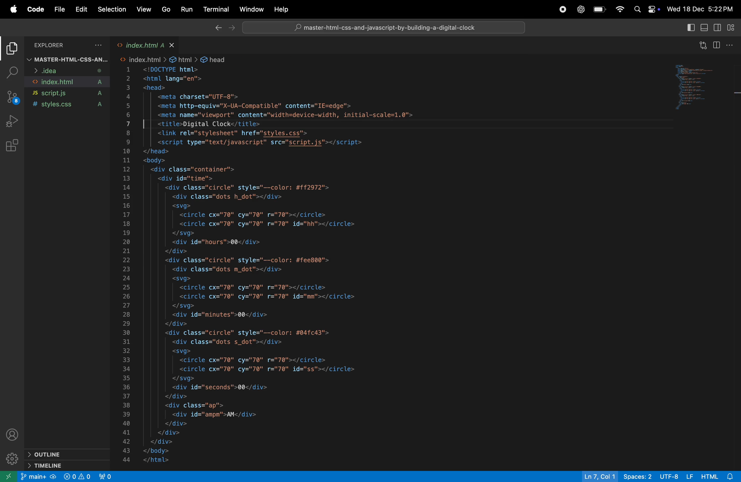 The image size is (741, 482). Describe the element at coordinates (35, 9) in the screenshot. I see `code` at that location.